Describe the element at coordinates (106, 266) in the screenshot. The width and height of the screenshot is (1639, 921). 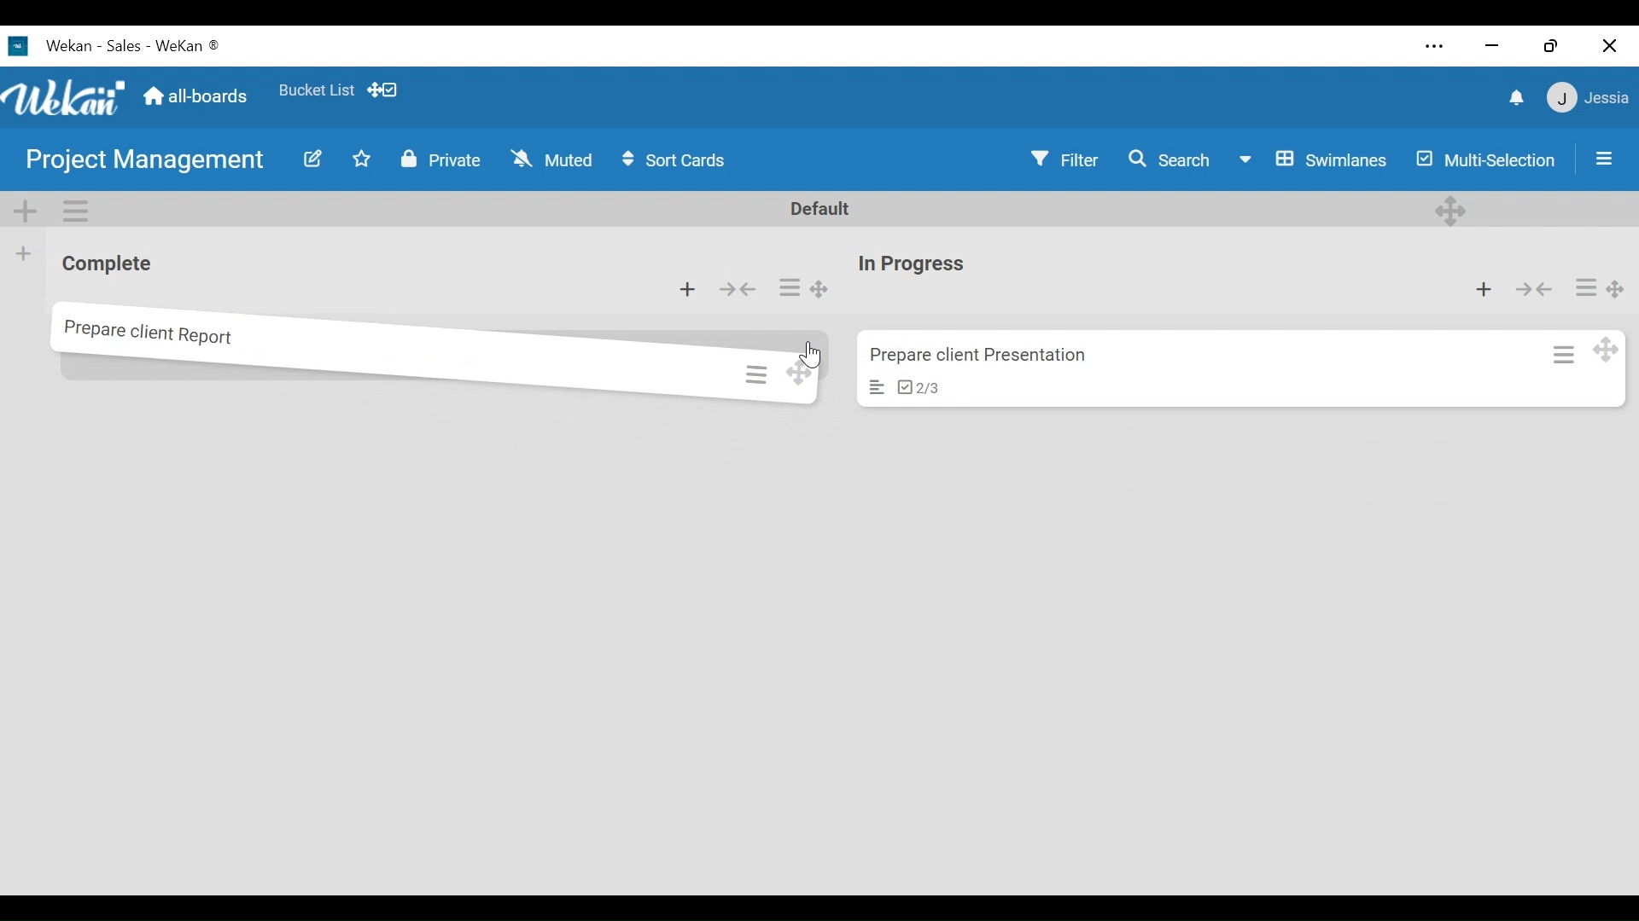
I see `List name` at that location.